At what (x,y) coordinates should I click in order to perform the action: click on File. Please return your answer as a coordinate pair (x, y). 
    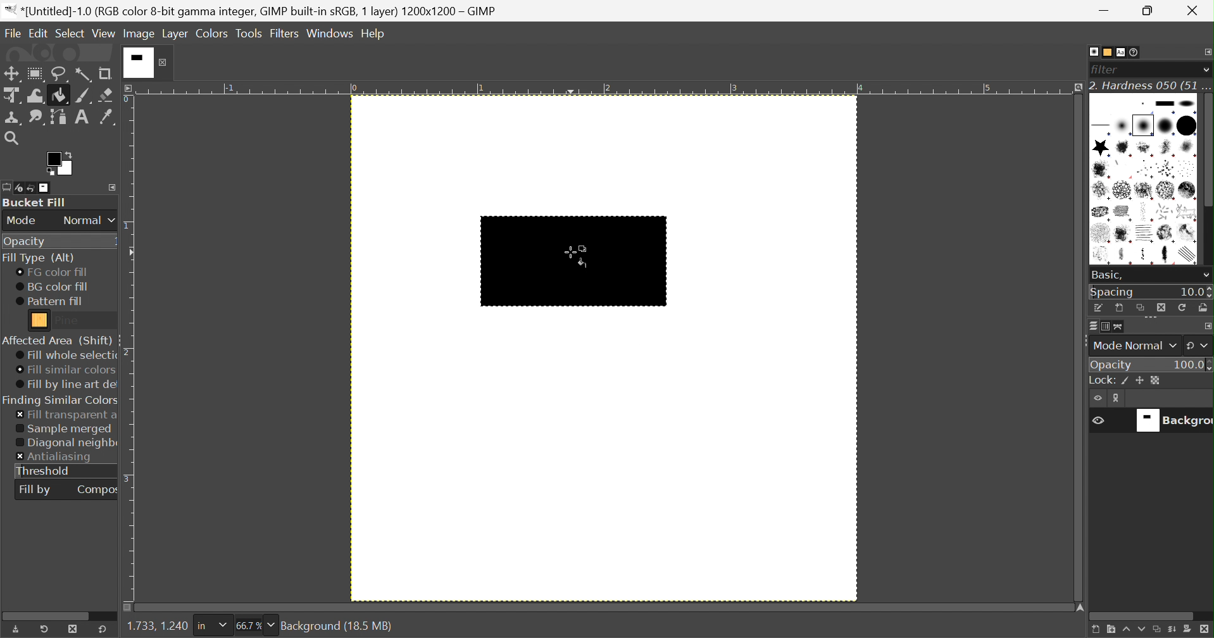
    Looking at the image, I should click on (11, 30).